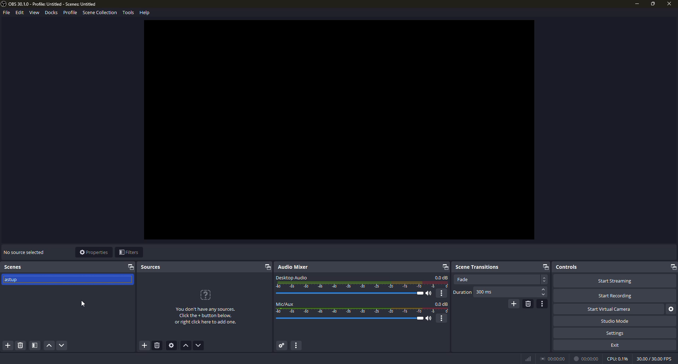 This screenshot has width=678, height=364. I want to click on audio mixer, so click(295, 267).